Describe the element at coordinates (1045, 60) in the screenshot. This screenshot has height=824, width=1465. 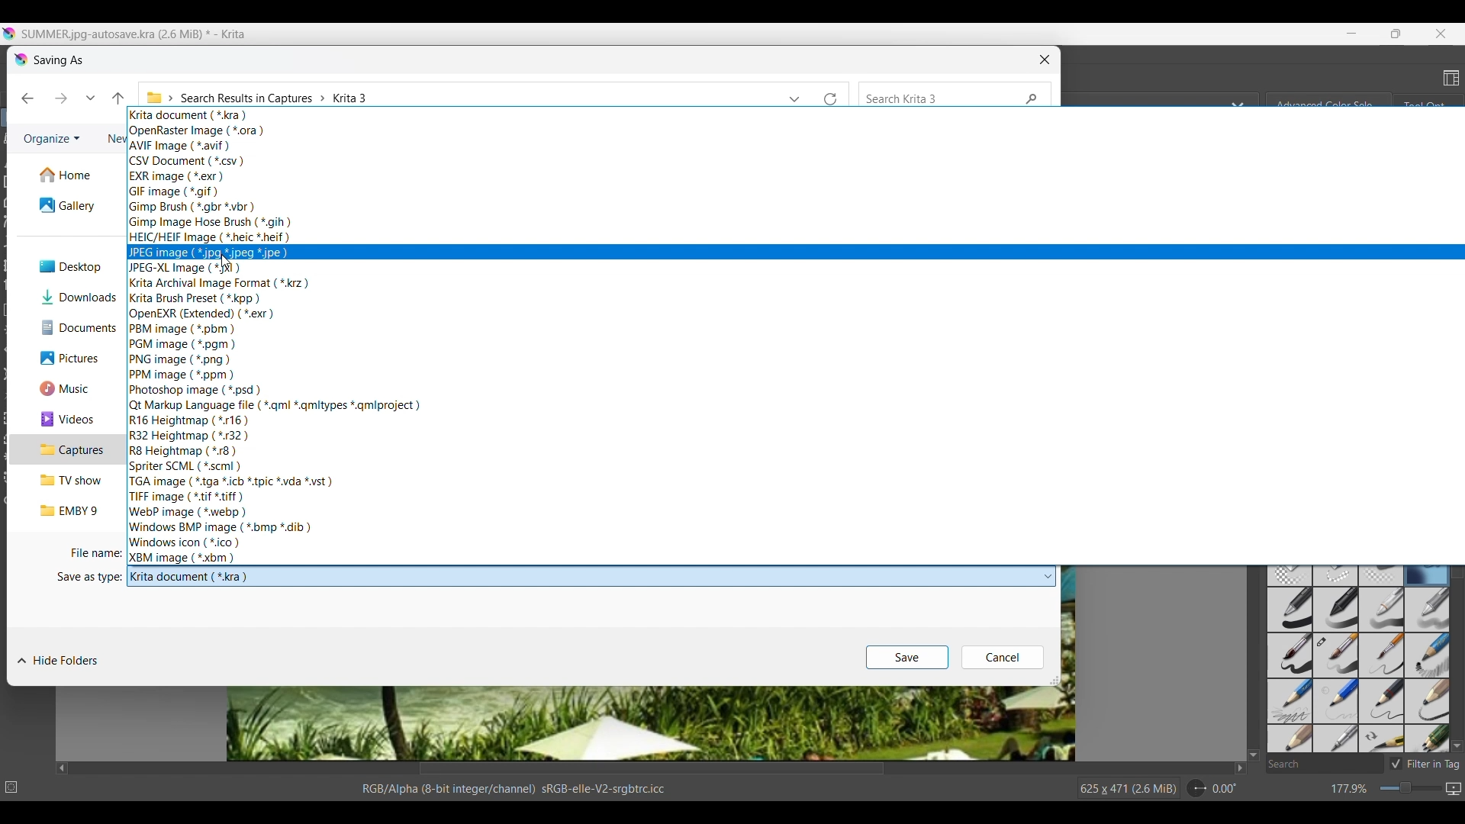
I see `Close window` at that location.